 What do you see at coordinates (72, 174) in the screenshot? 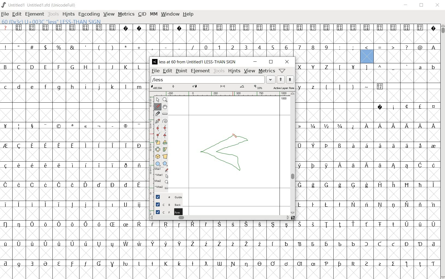
I see `empty cells` at bounding box center [72, 174].